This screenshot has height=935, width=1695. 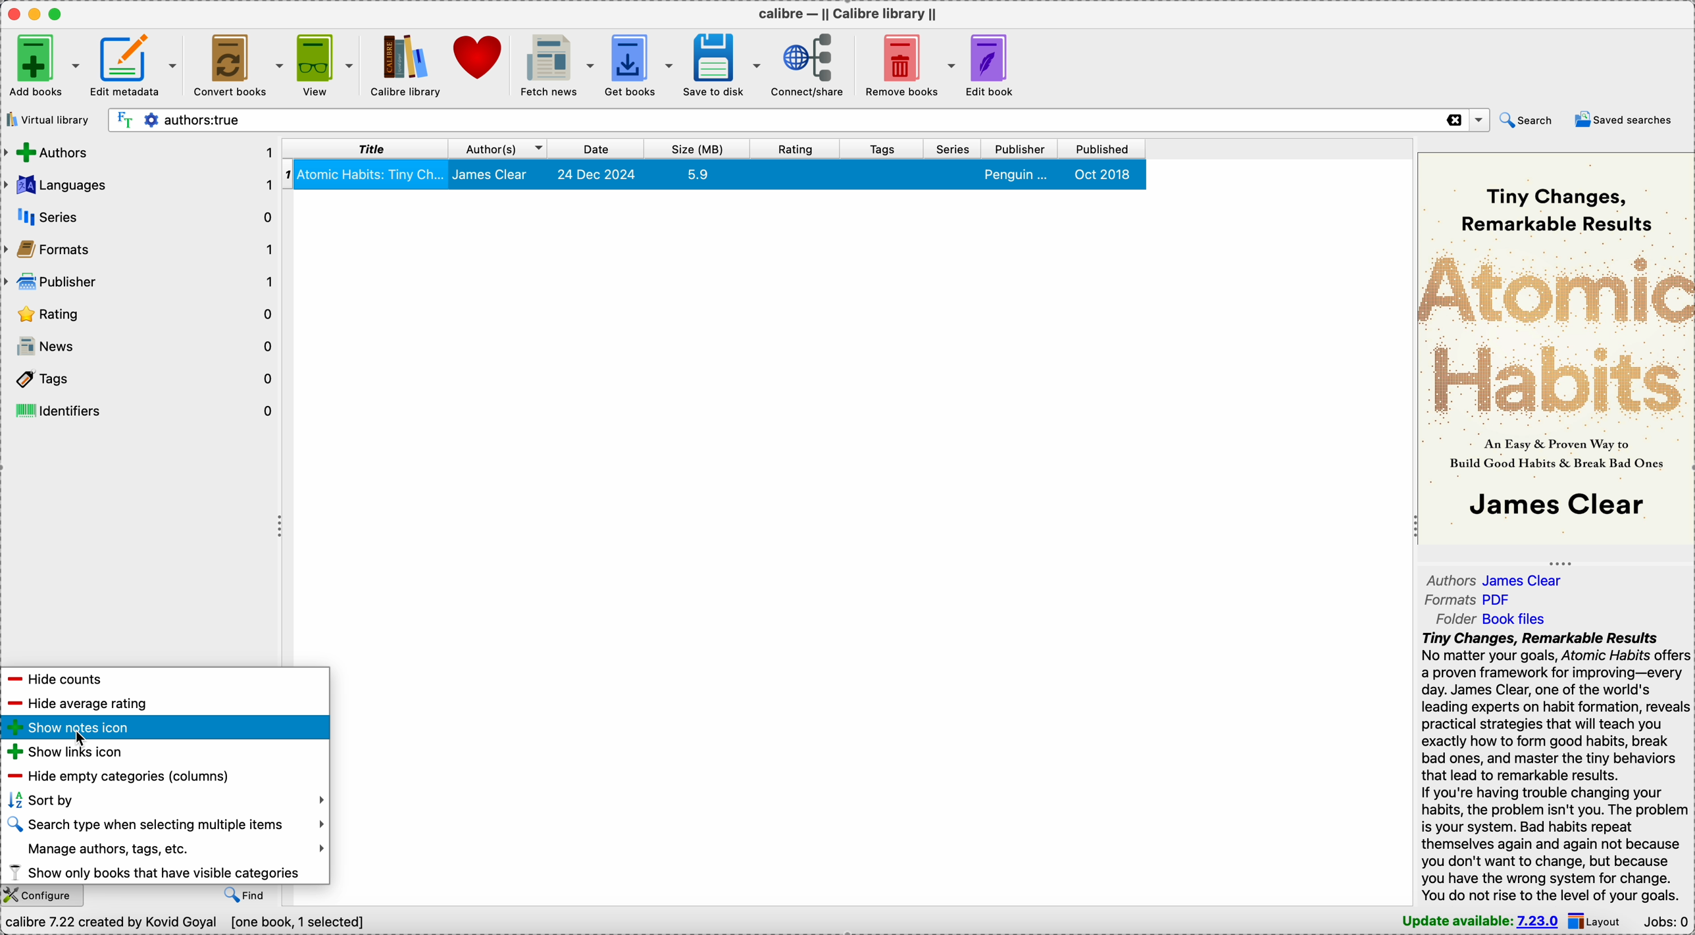 What do you see at coordinates (796, 120) in the screenshot?
I see `search bar` at bounding box center [796, 120].